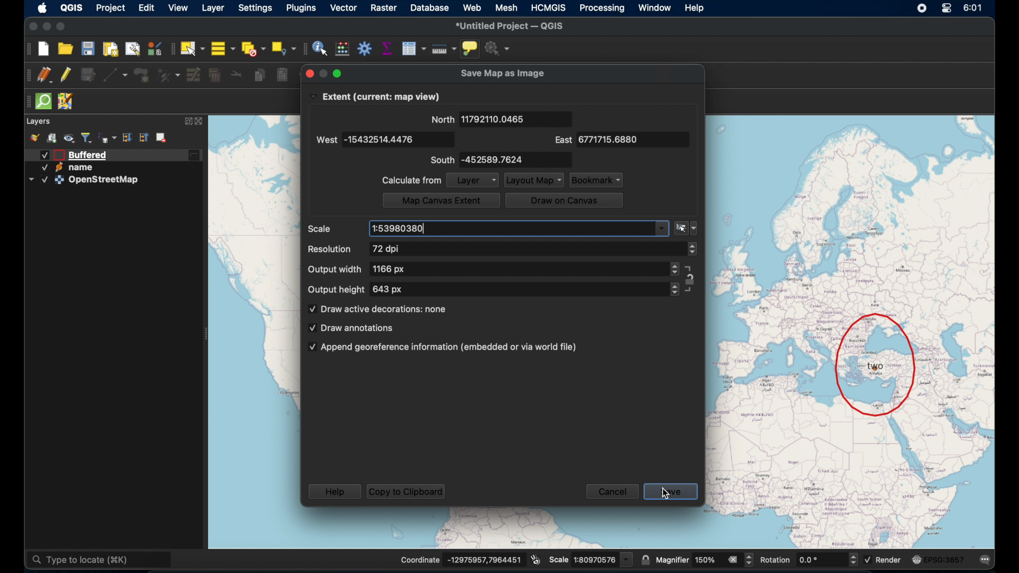  I want to click on icon, so click(59, 180).